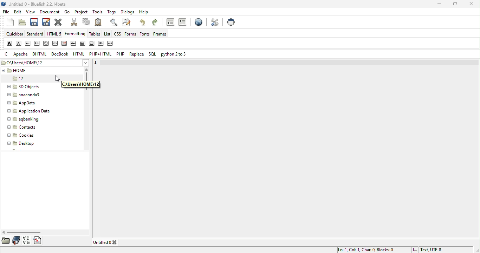 This screenshot has height=253, width=480. Describe the element at coordinates (214, 23) in the screenshot. I see `preferences` at that location.